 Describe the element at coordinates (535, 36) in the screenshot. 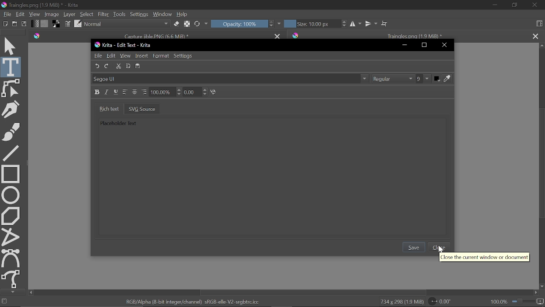

I see `Close other tab` at that location.